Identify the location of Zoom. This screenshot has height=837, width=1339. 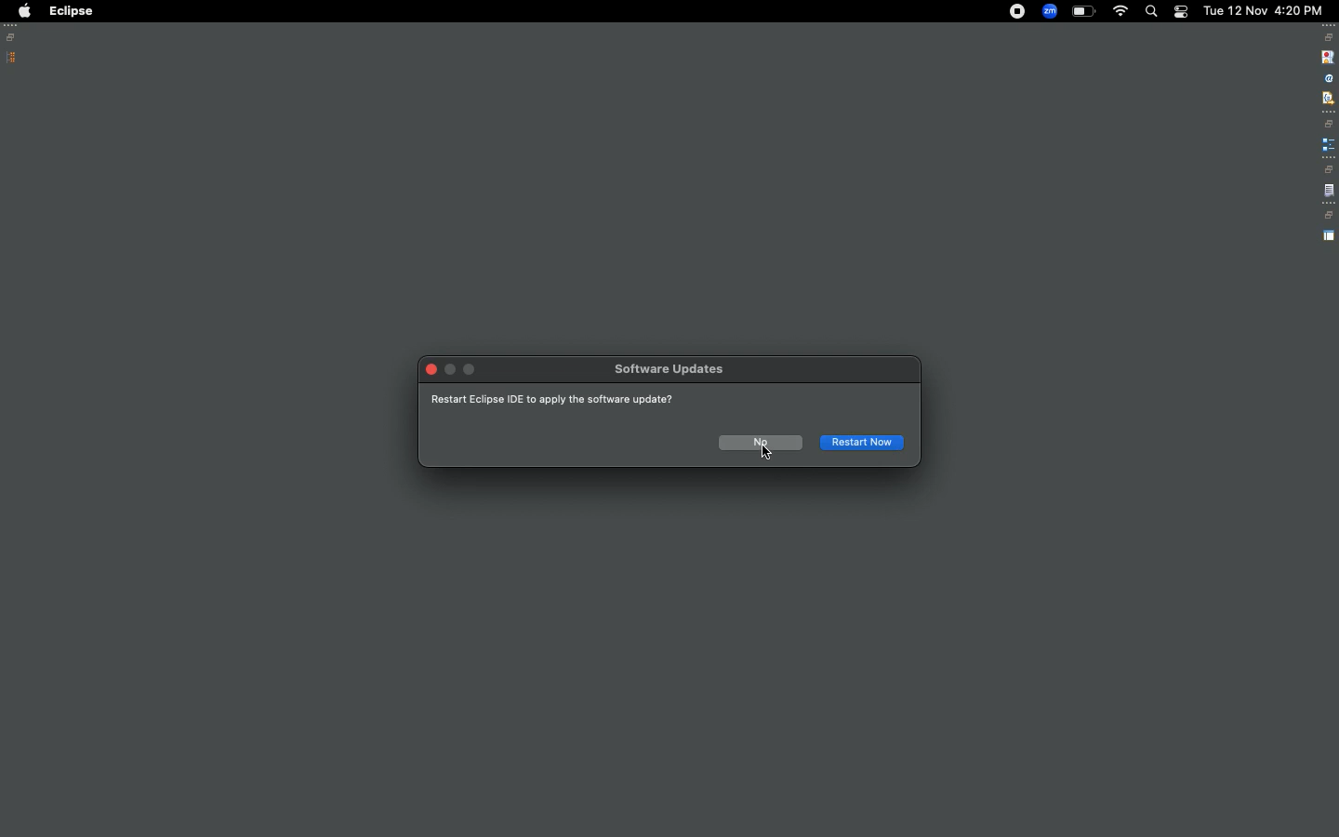
(1049, 11).